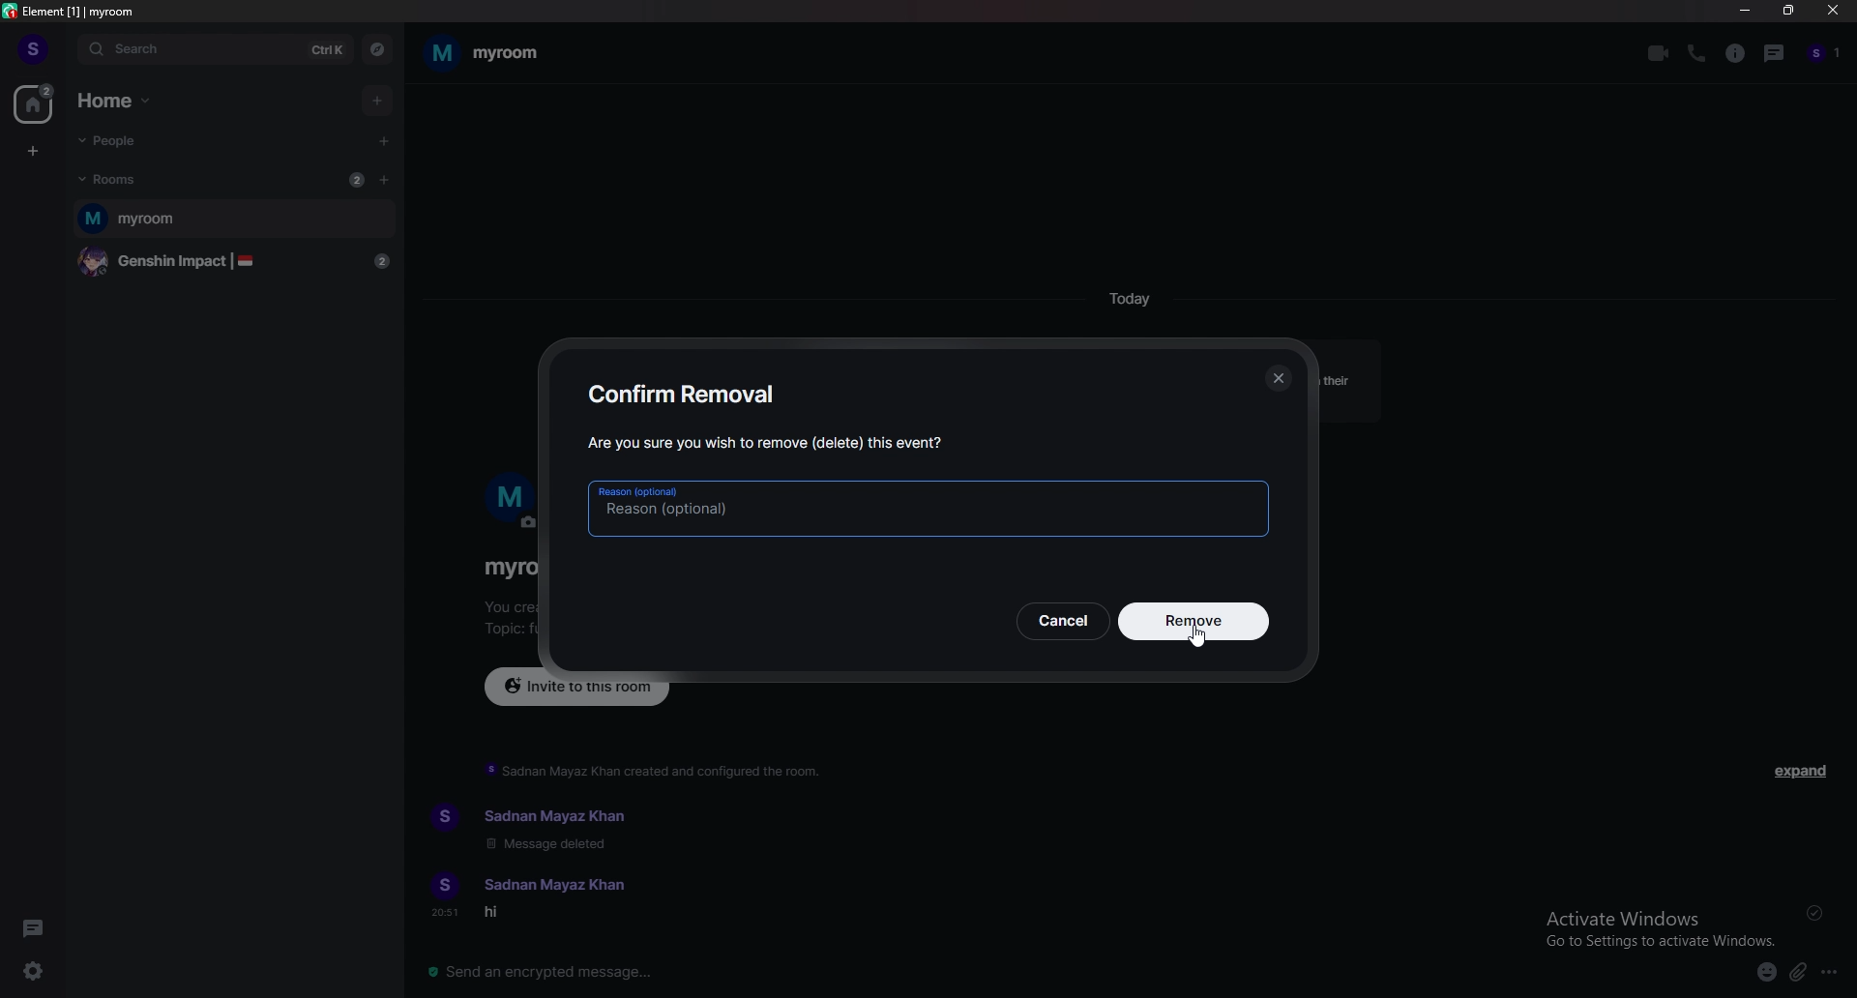 The image size is (1857, 998). I want to click on rooms, so click(119, 179).